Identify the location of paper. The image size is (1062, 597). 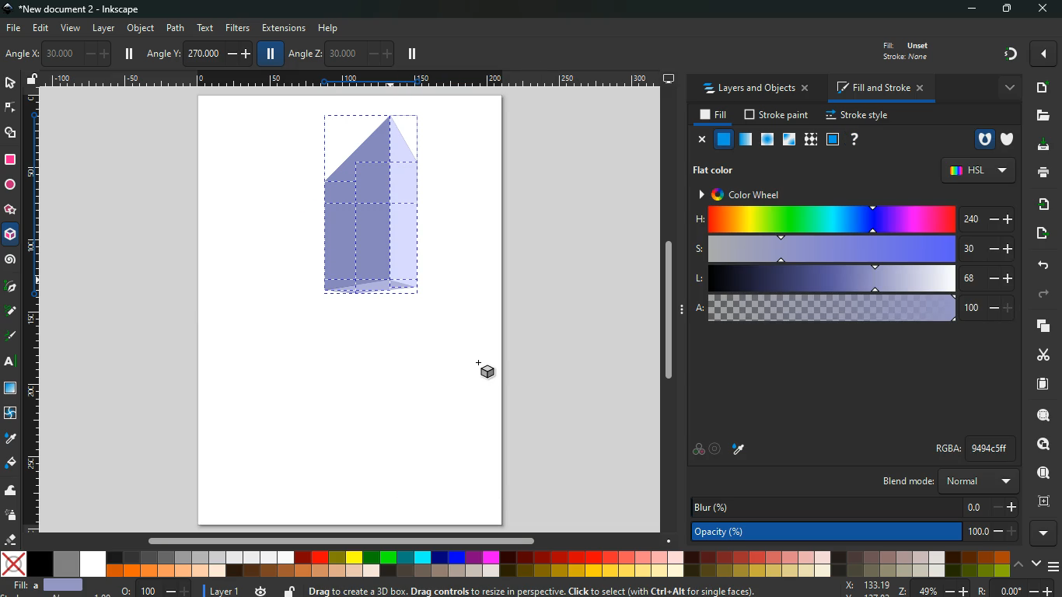
(1041, 384).